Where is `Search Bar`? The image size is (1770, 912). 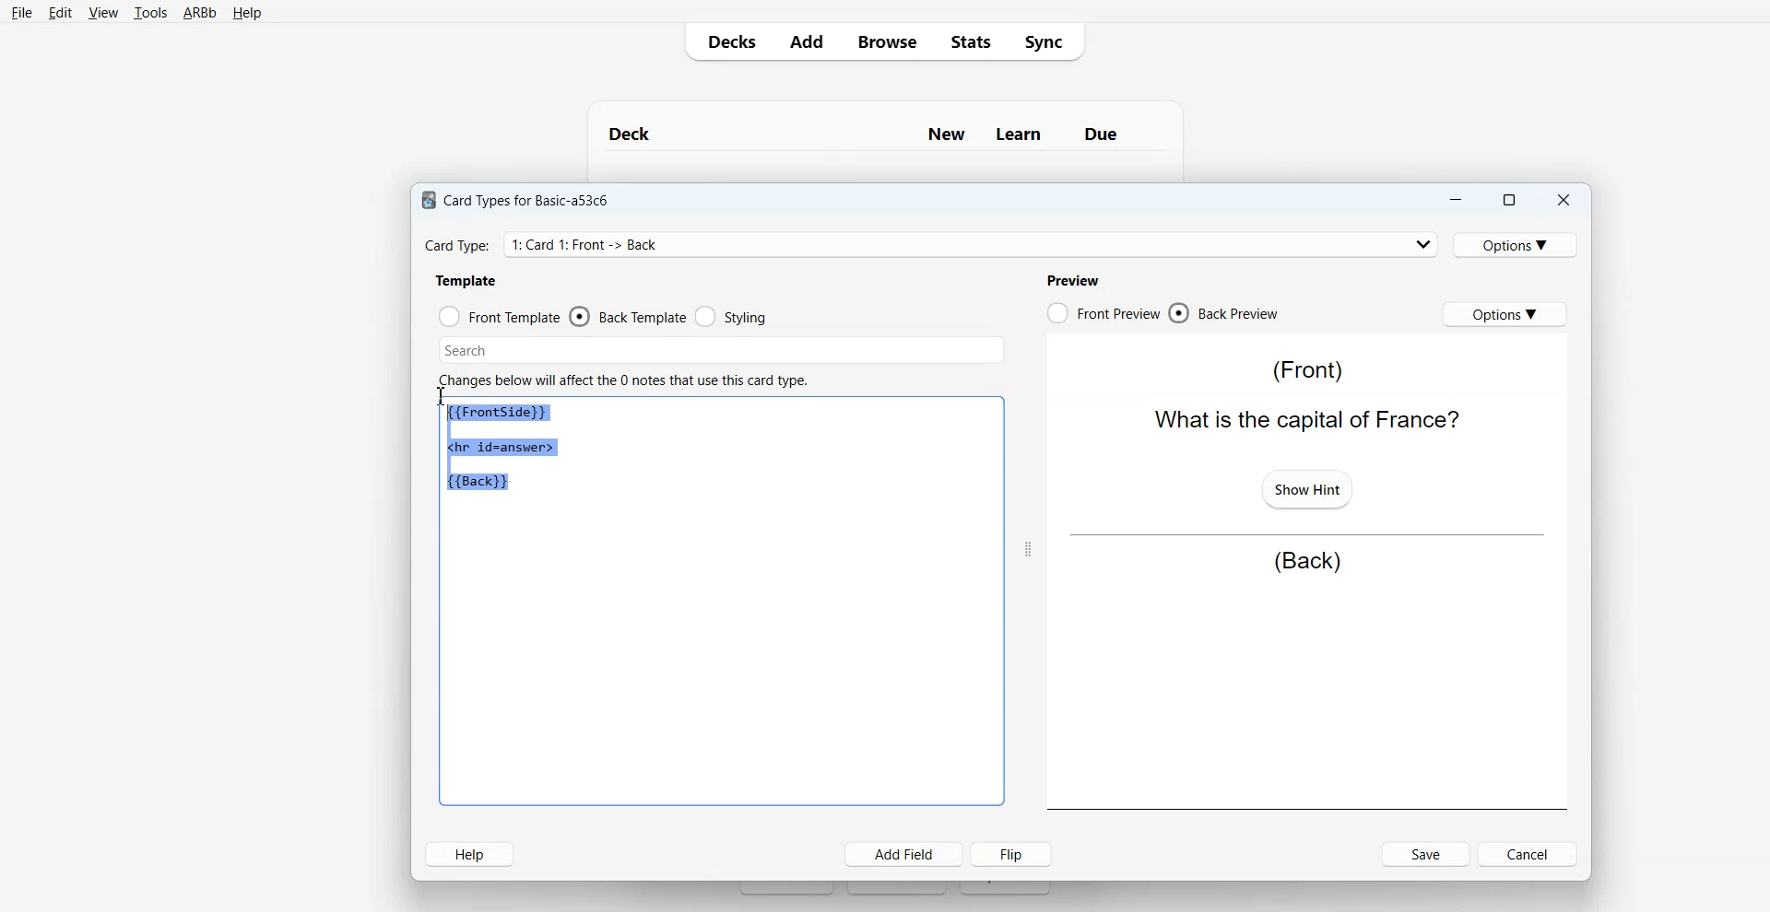
Search Bar is located at coordinates (722, 350).